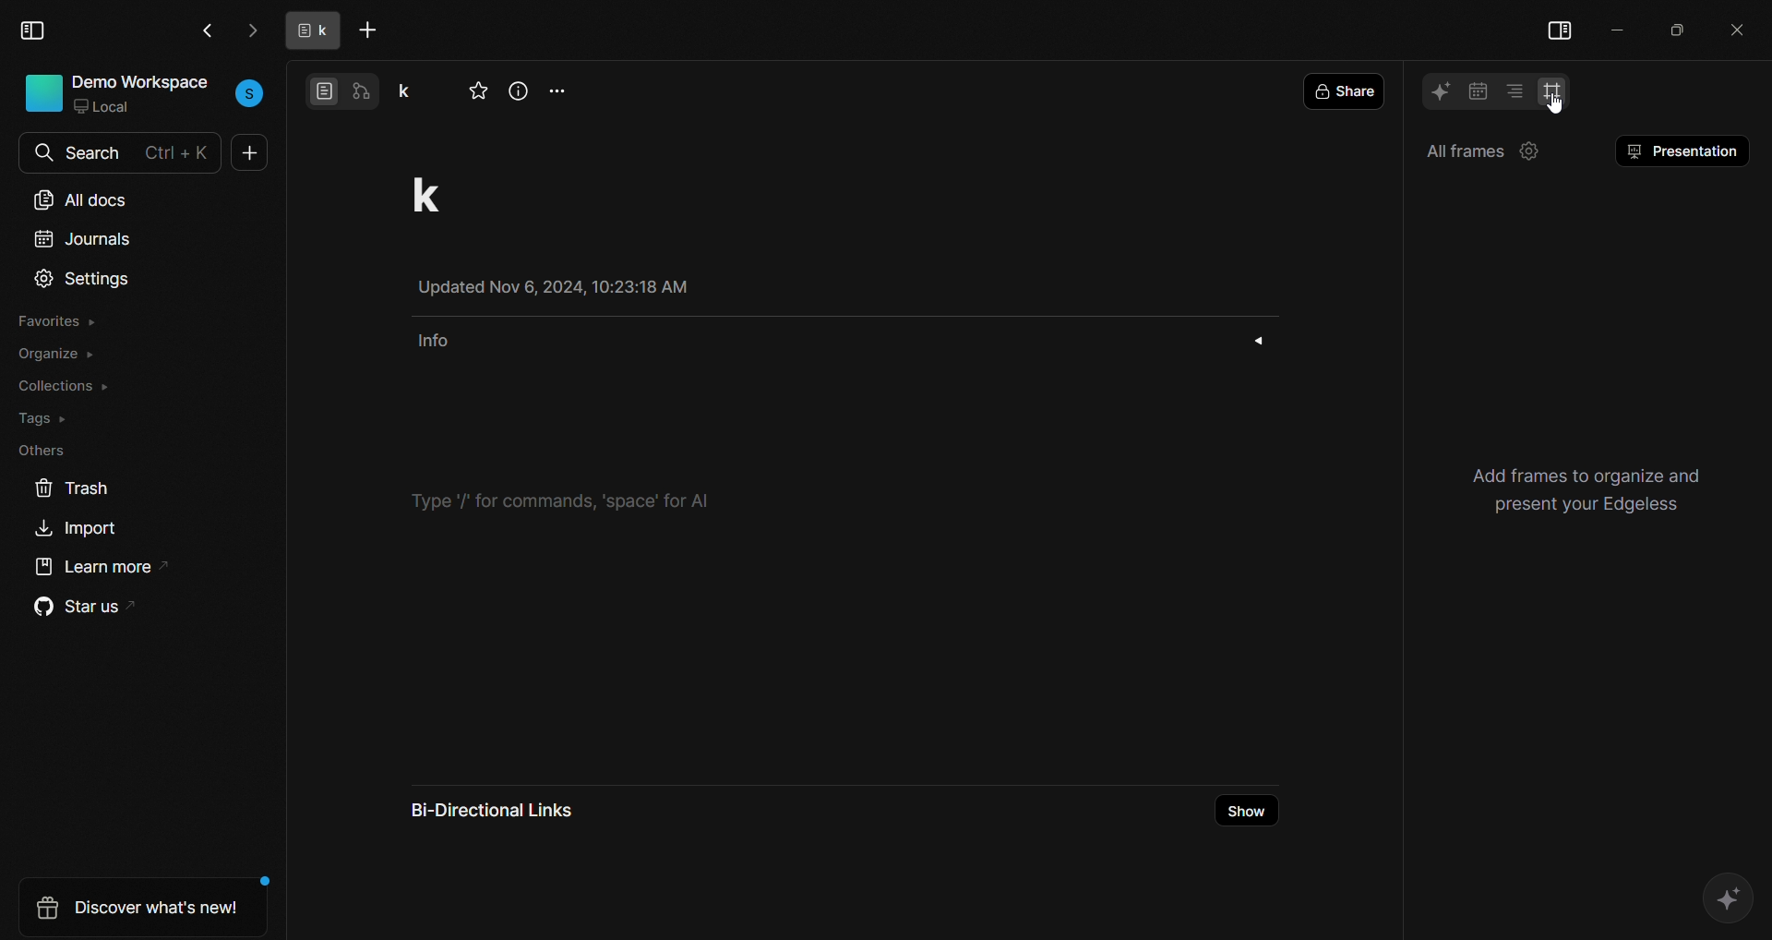  Describe the element at coordinates (1349, 90) in the screenshot. I see `share` at that location.